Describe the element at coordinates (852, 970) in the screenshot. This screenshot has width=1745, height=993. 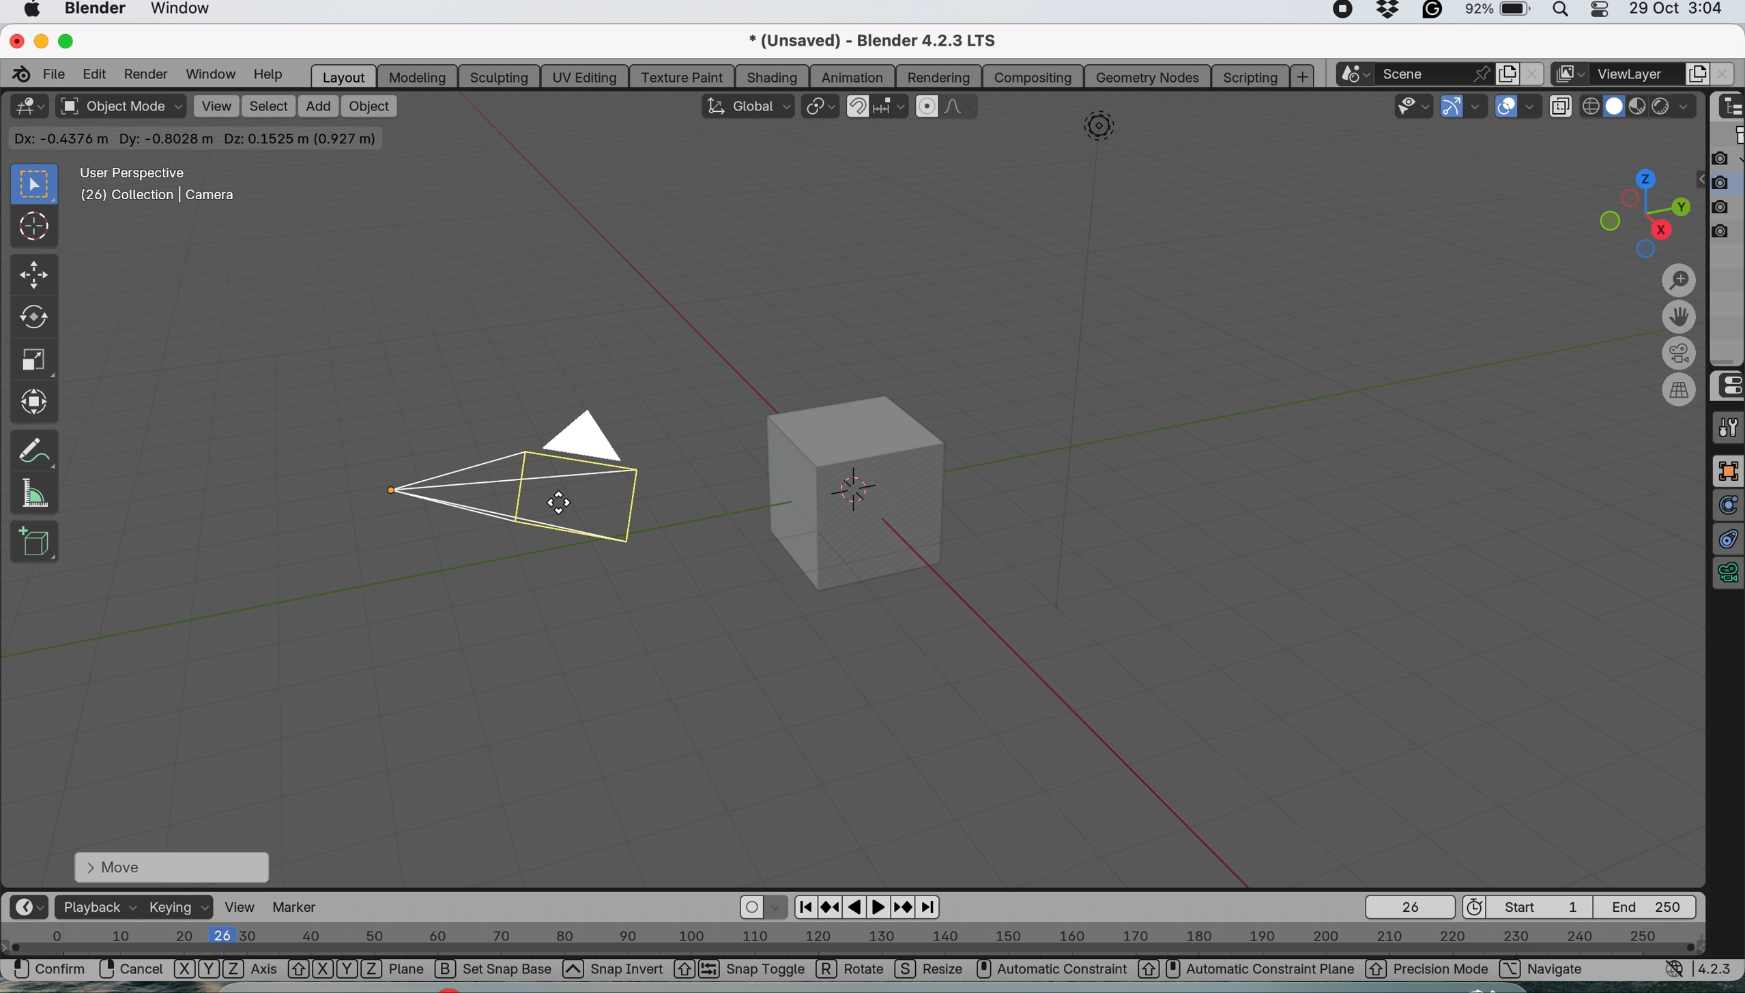
I see `Rotate` at that location.